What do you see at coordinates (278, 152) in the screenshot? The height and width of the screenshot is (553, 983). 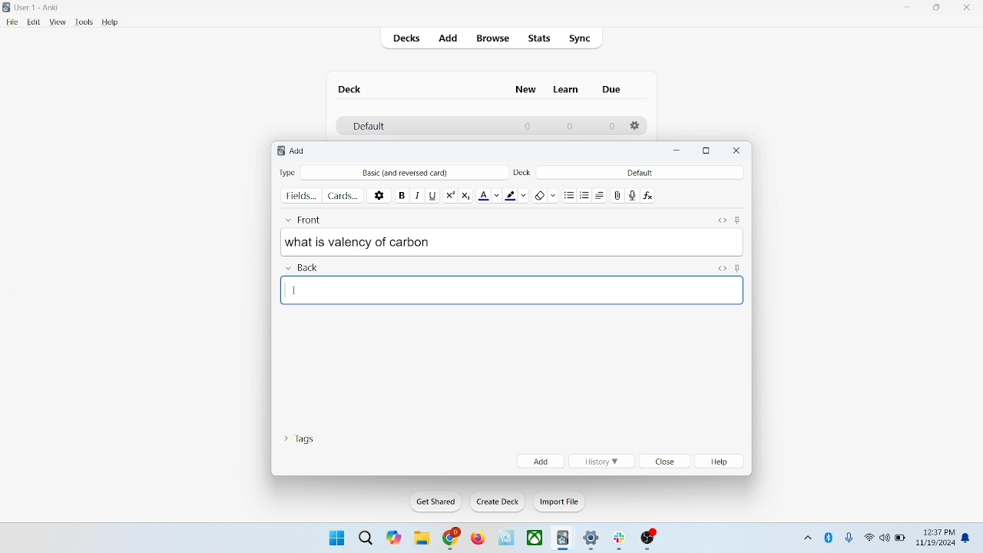 I see `logo` at bounding box center [278, 152].